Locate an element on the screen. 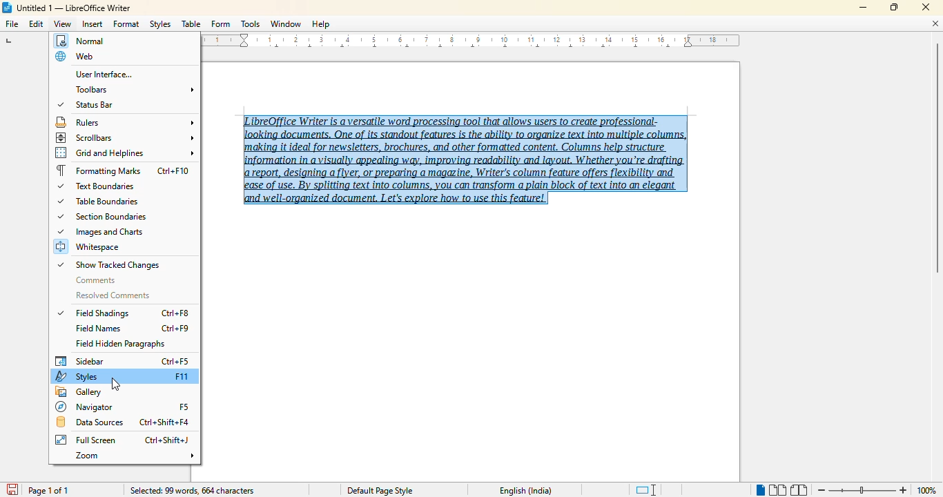 This screenshot has width=943, height=497. table boundaries is located at coordinates (98, 202).